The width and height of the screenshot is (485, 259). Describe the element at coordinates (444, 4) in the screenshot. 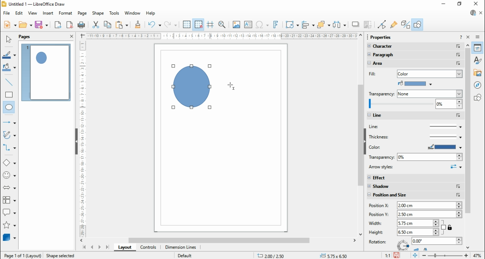

I see `minimize` at that location.